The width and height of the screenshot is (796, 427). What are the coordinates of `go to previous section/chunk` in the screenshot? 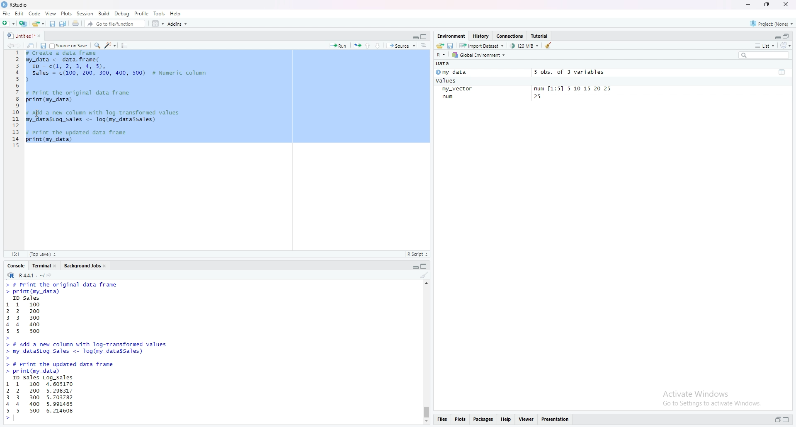 It's located at (369, 46).